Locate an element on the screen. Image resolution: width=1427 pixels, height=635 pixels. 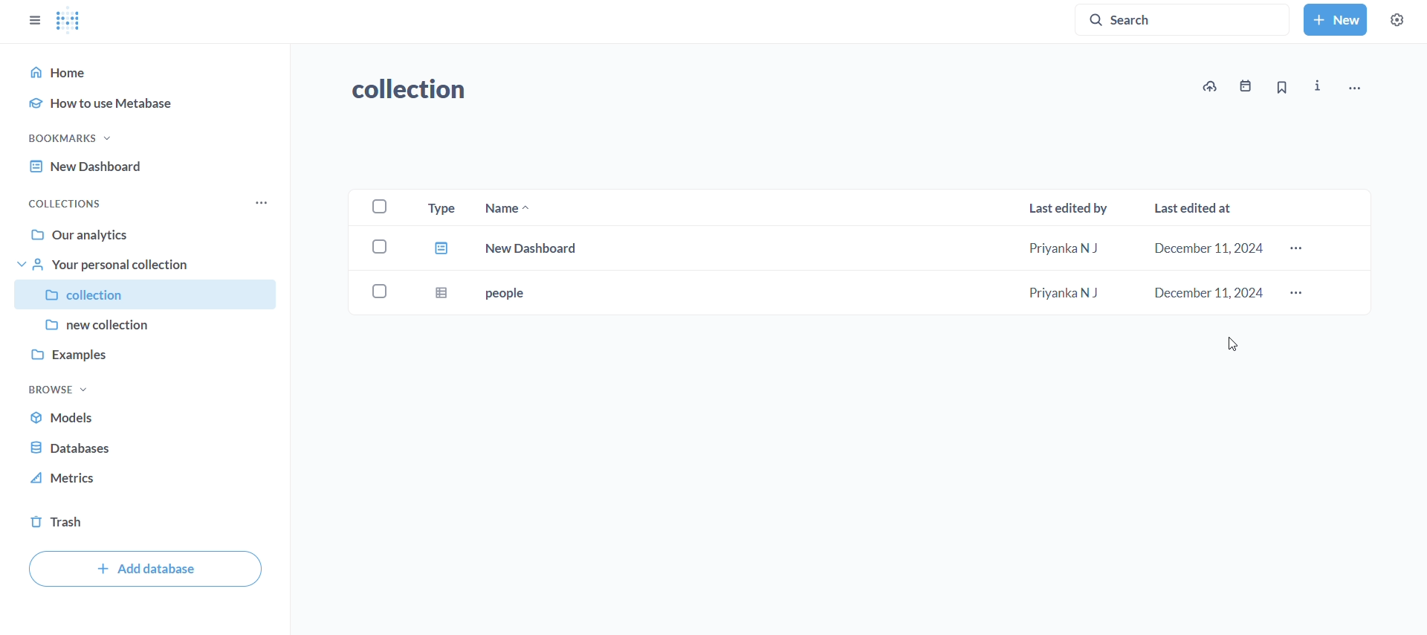
new is located at coordinates (1335, 19).